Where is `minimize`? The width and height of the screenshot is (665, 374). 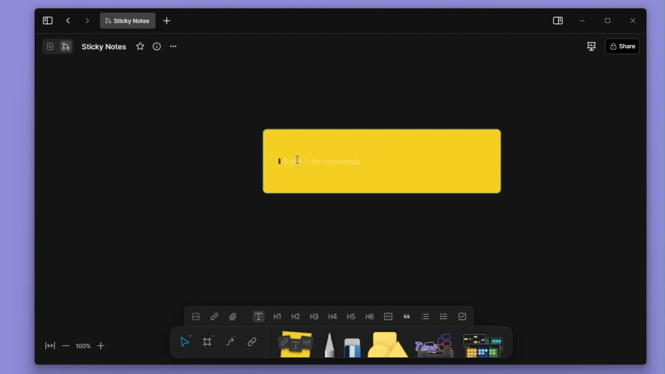
minimize is located at coordinates (582, 21).